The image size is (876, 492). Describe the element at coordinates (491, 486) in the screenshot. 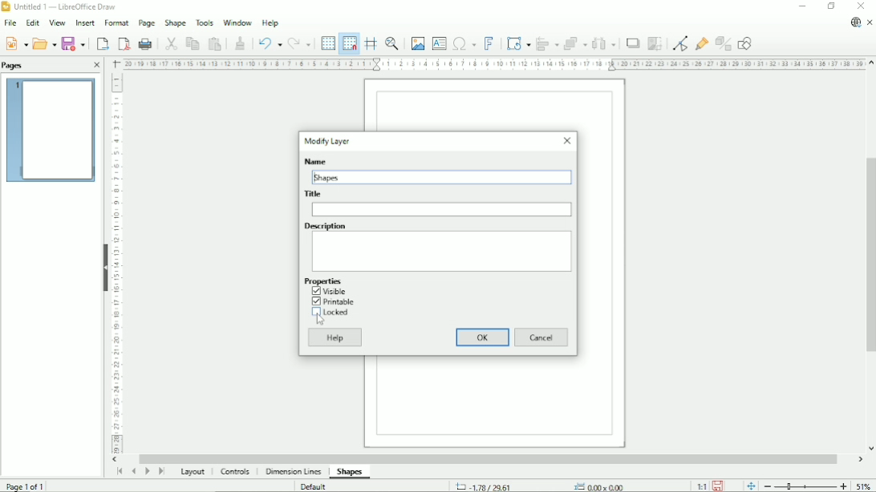

I see `-1.78/29.61` at that location.